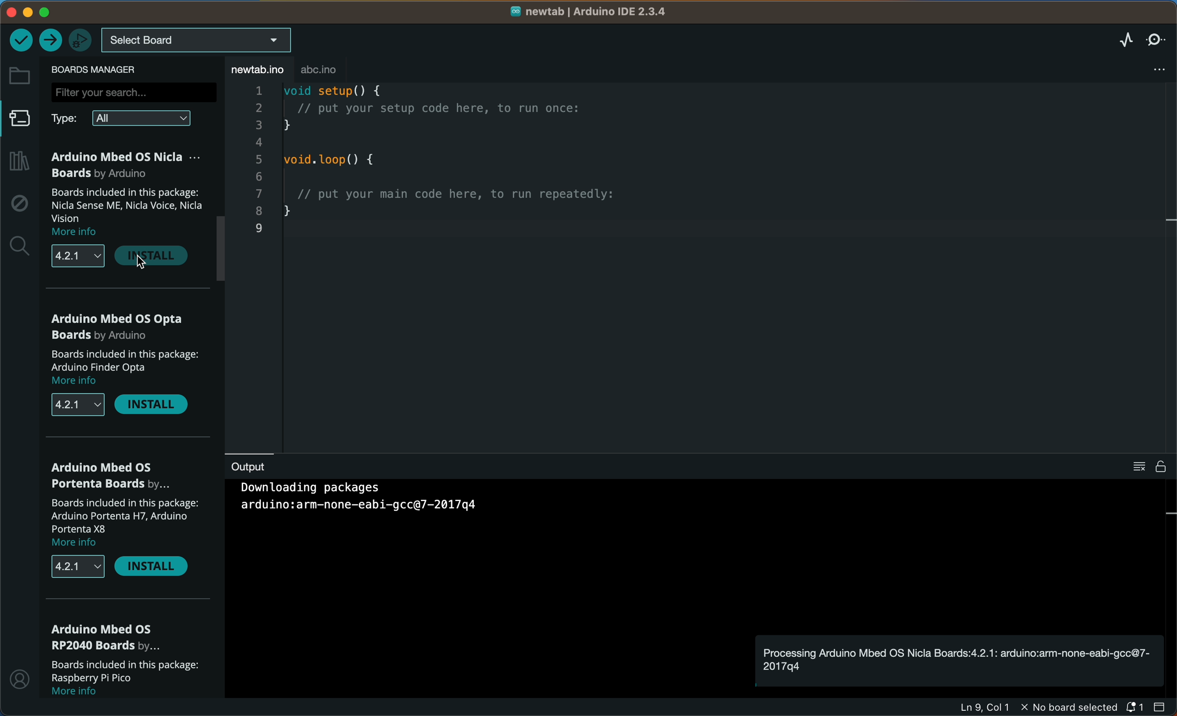  I want to click on , so click(356, 507).